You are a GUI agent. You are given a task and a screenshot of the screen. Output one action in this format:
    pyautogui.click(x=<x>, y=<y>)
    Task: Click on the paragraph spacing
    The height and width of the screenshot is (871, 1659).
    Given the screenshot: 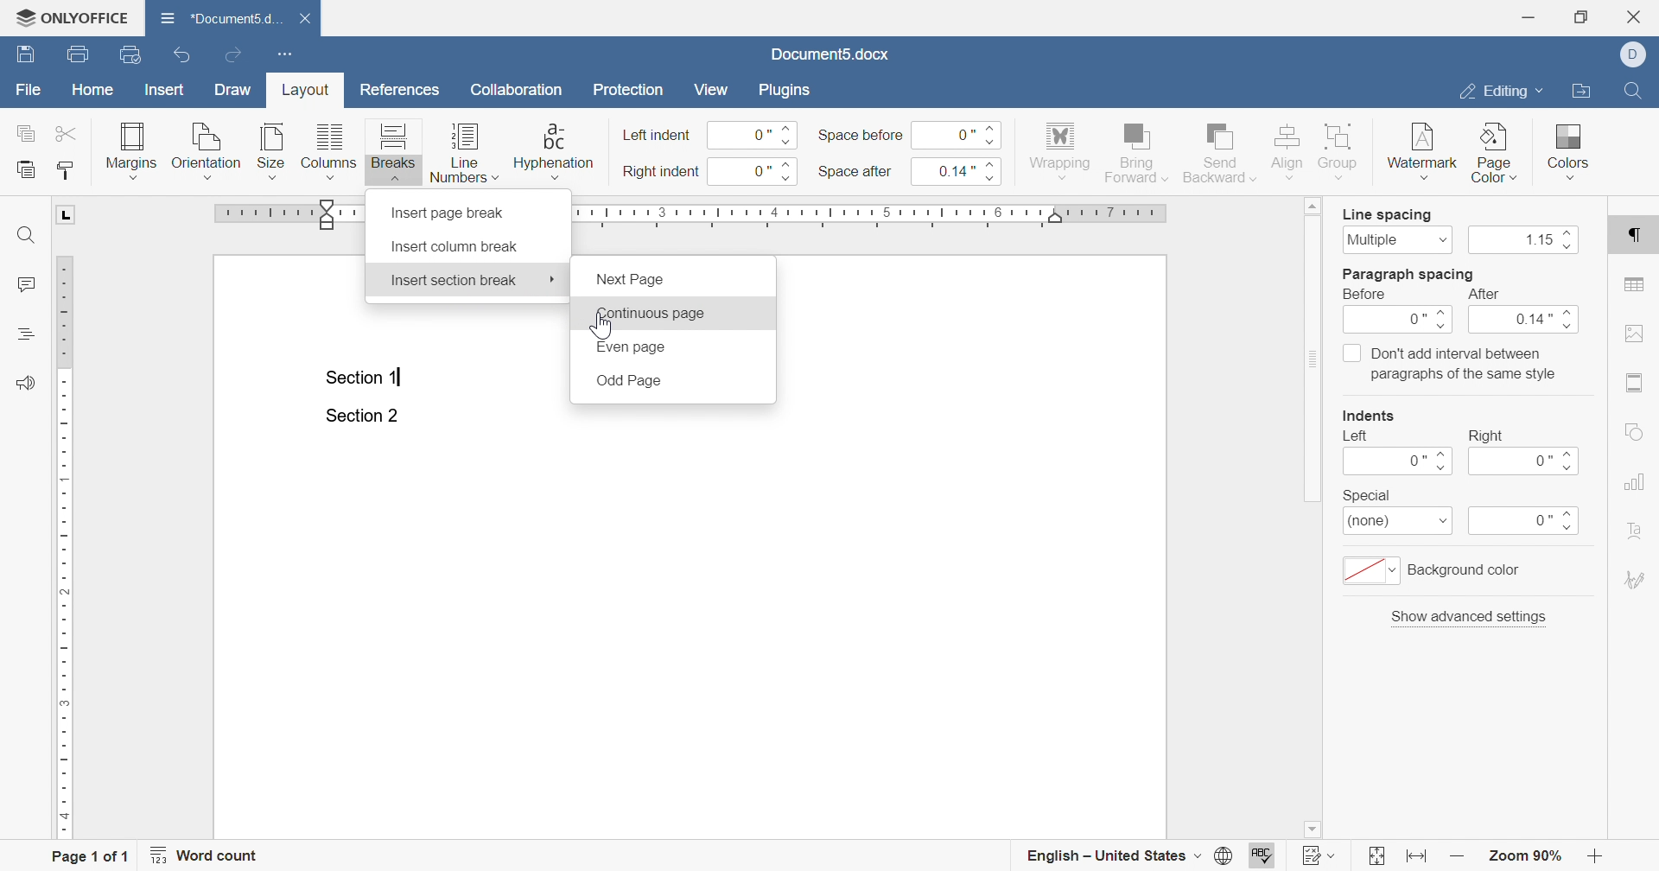 What is the action you would take?
    pyautogui.click(x=1409, y=274)
    